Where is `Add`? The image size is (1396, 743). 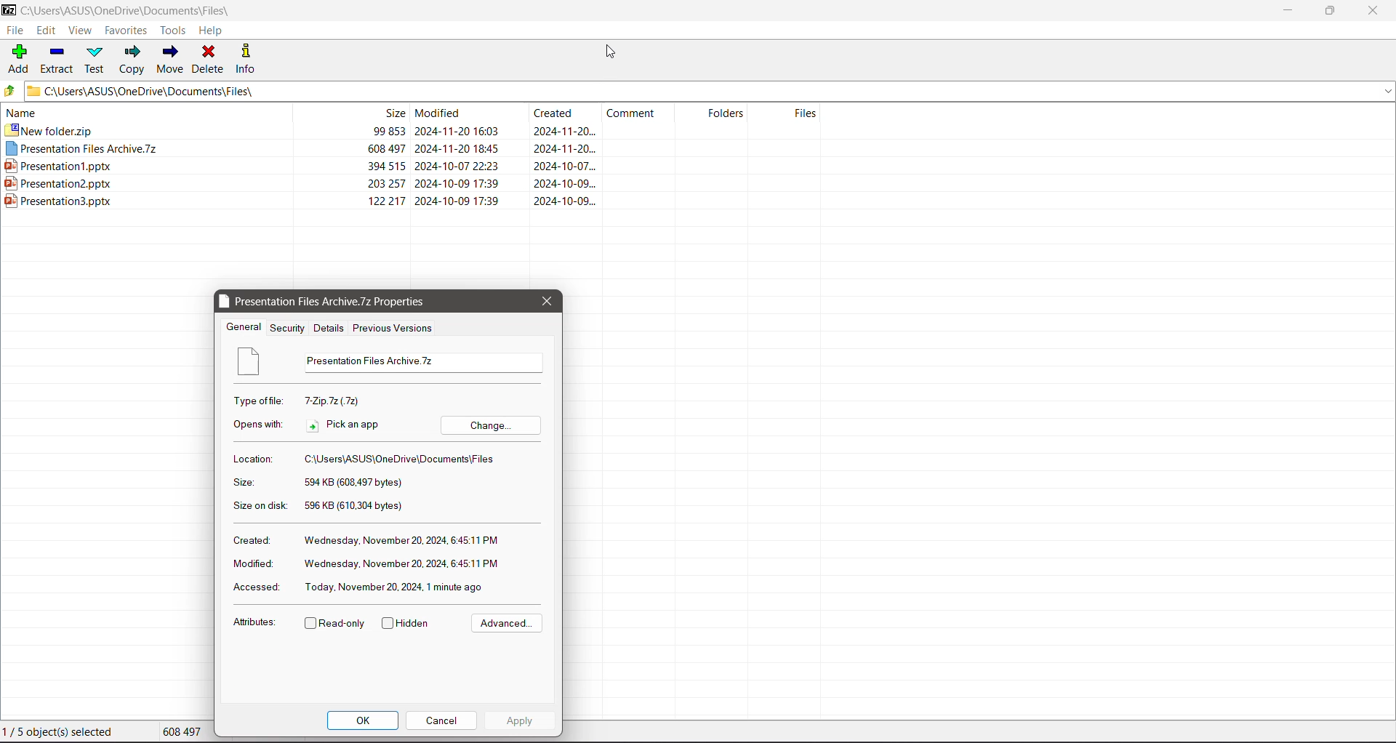 Add is located at coordinates (17, 58).